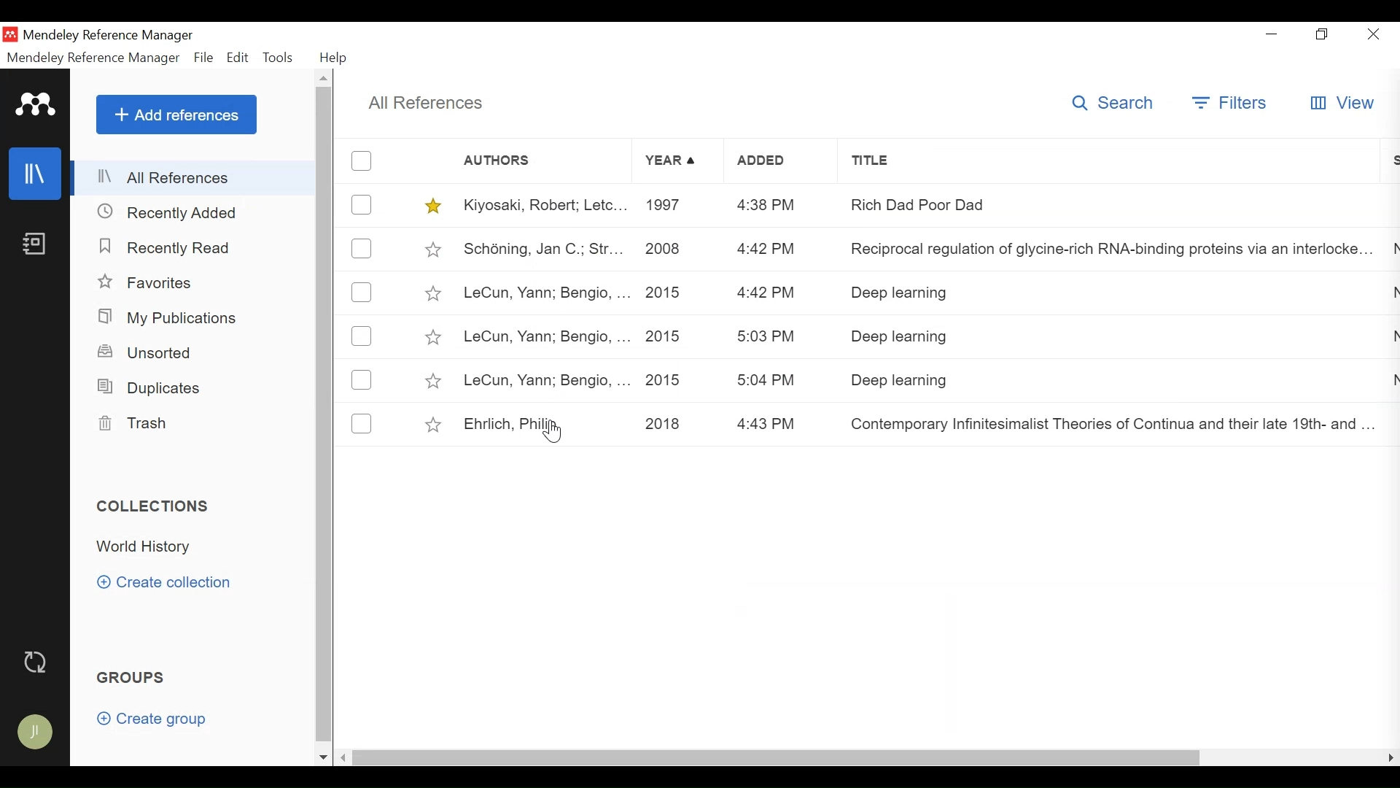 This screenshot has height=788, width=1400. I want to click on Favorites, so click(147, 282).